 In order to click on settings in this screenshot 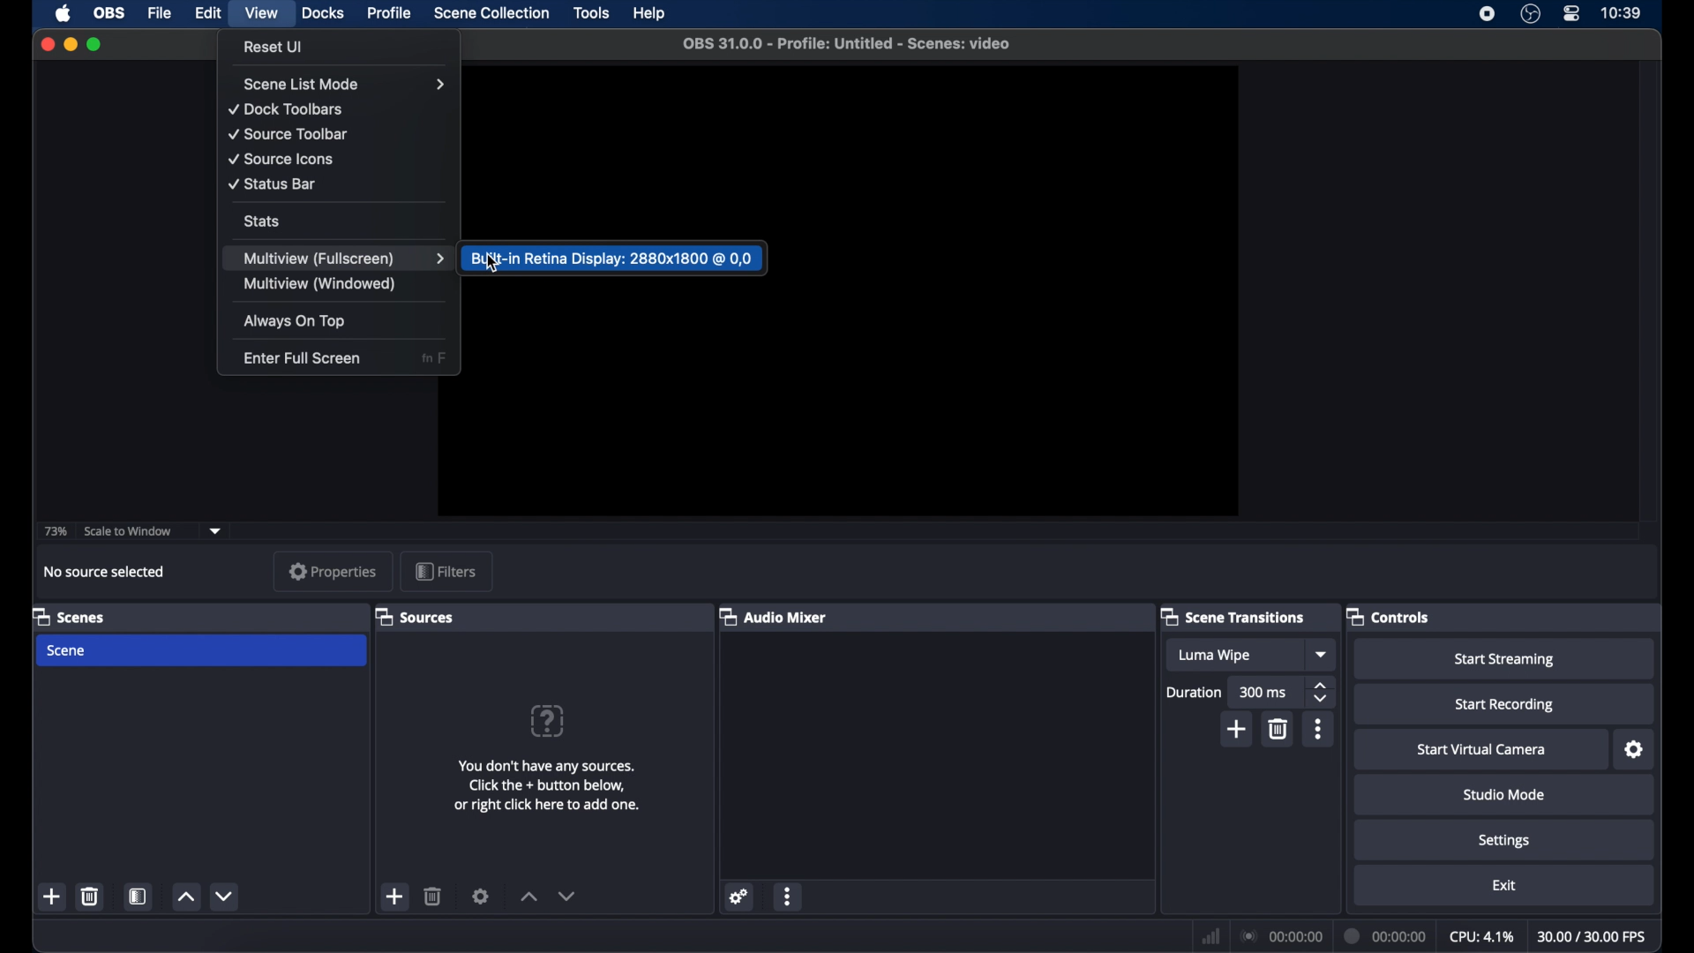, I will do `click(1634, 748)`.